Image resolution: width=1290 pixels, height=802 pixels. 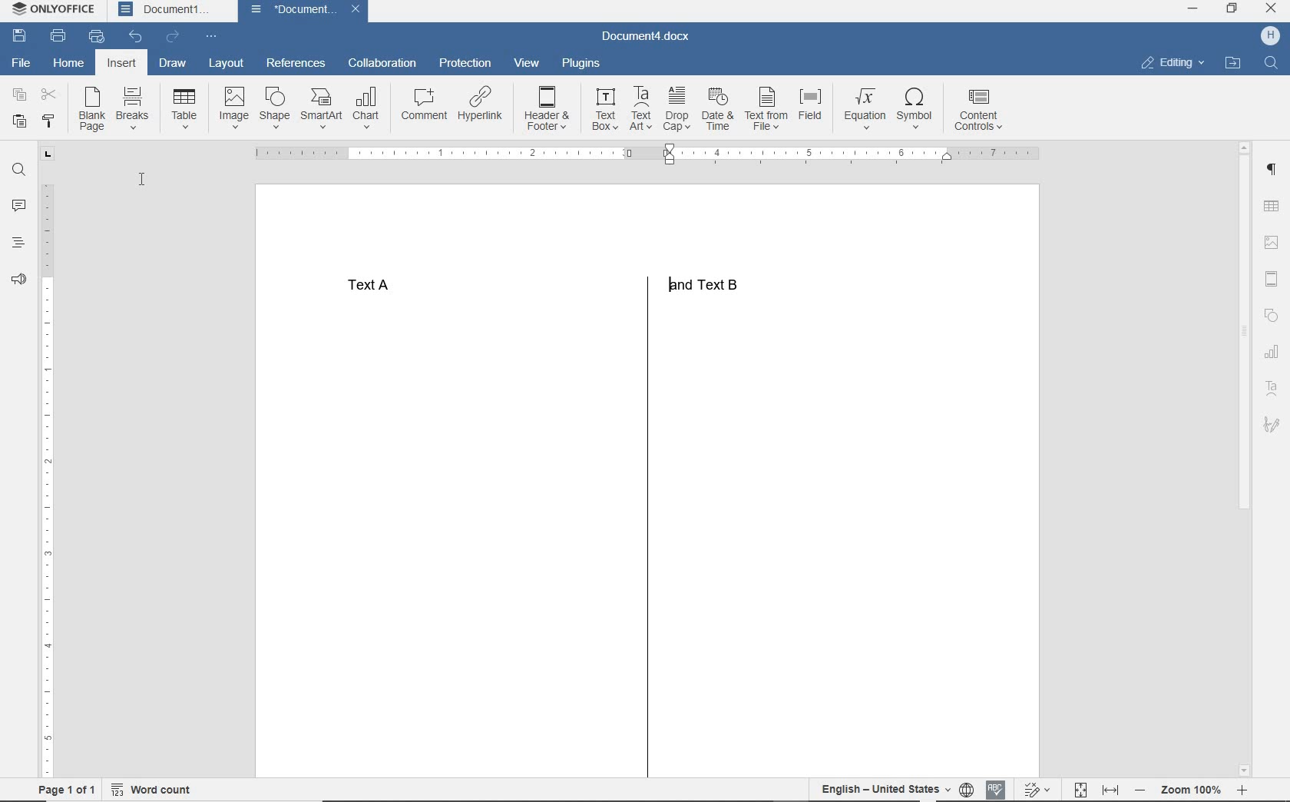 What do you see at coordinates (160, 787) in the screenshot?
I see `WORD COUNT` at bounding box center [160, 787].